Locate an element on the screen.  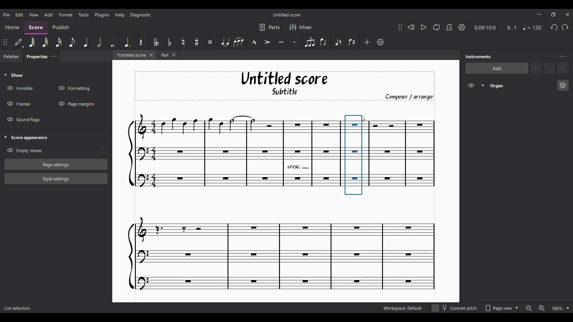
Toggle nature is located at coordinates (183, 42).